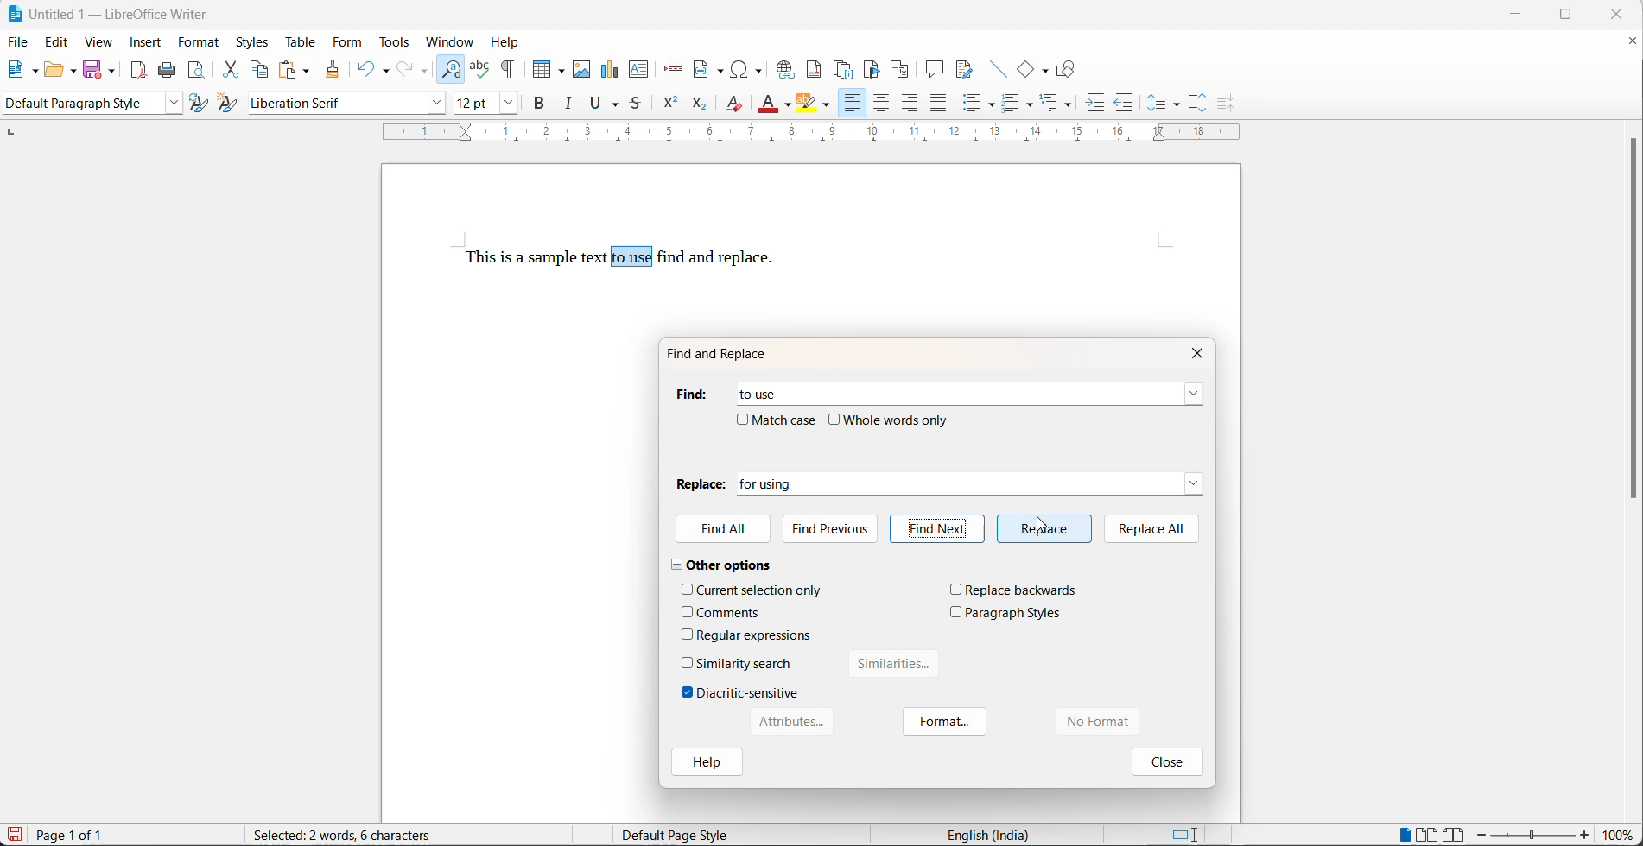 The width and height of the screenshot is (1643, 846). Describe the element at coordinates (200, 104) in the screenshot. I see `update selected style` at that location.